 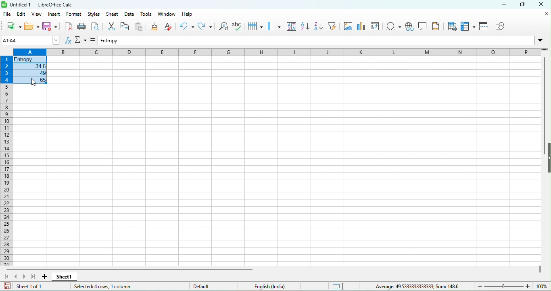 I want to click on sort, so click(x=290, y=26).